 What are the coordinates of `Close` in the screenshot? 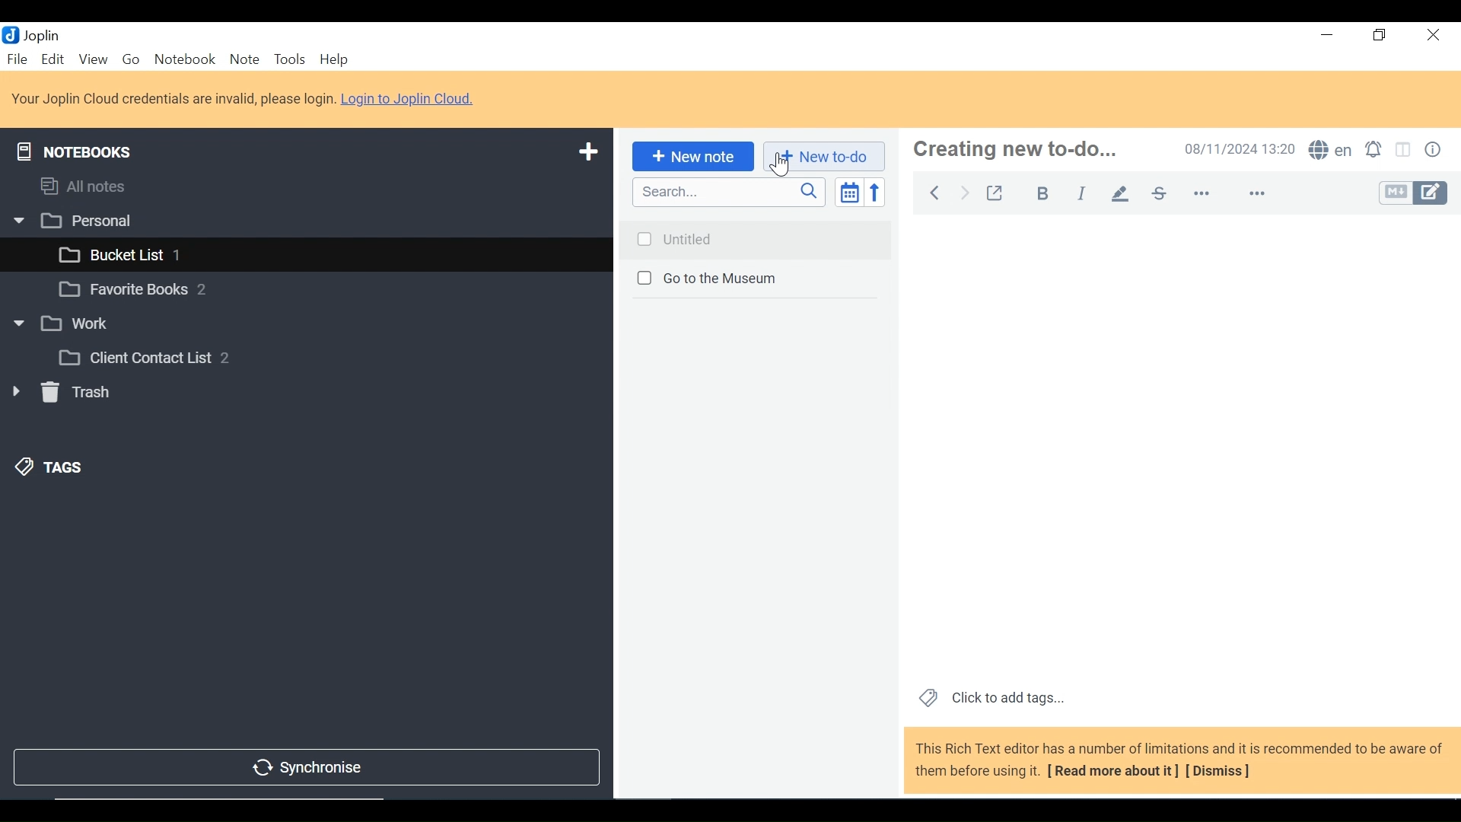 It's located at (1431, 37).